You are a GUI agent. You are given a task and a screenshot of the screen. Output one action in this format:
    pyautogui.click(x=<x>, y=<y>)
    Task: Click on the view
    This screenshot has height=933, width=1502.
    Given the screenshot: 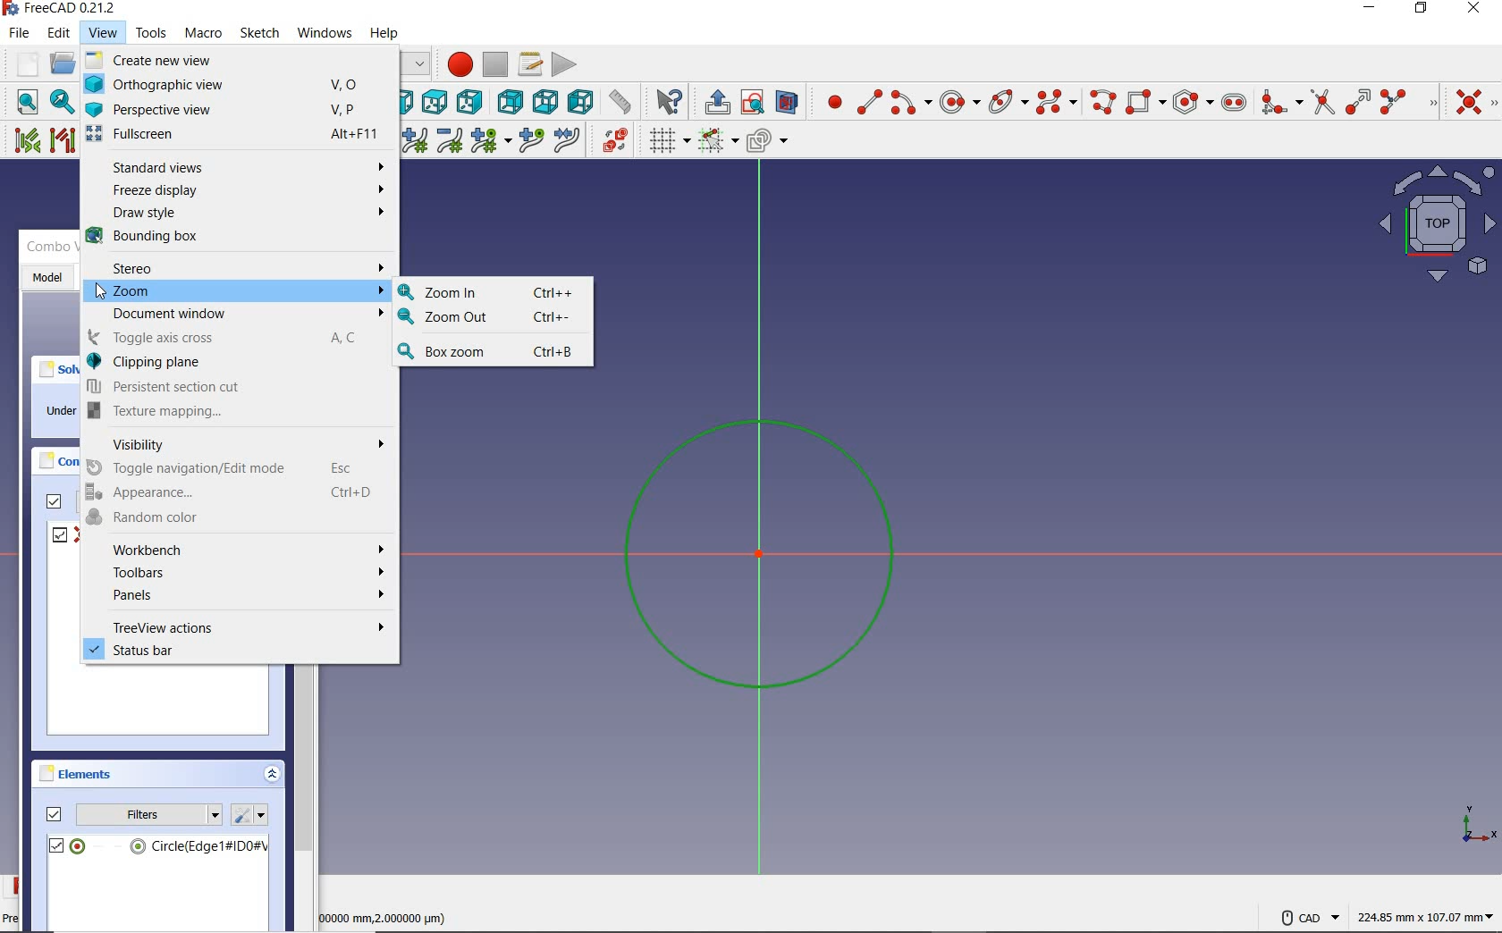 What is the action you would take?
    pyautogui.click(x=102, y=35)
    